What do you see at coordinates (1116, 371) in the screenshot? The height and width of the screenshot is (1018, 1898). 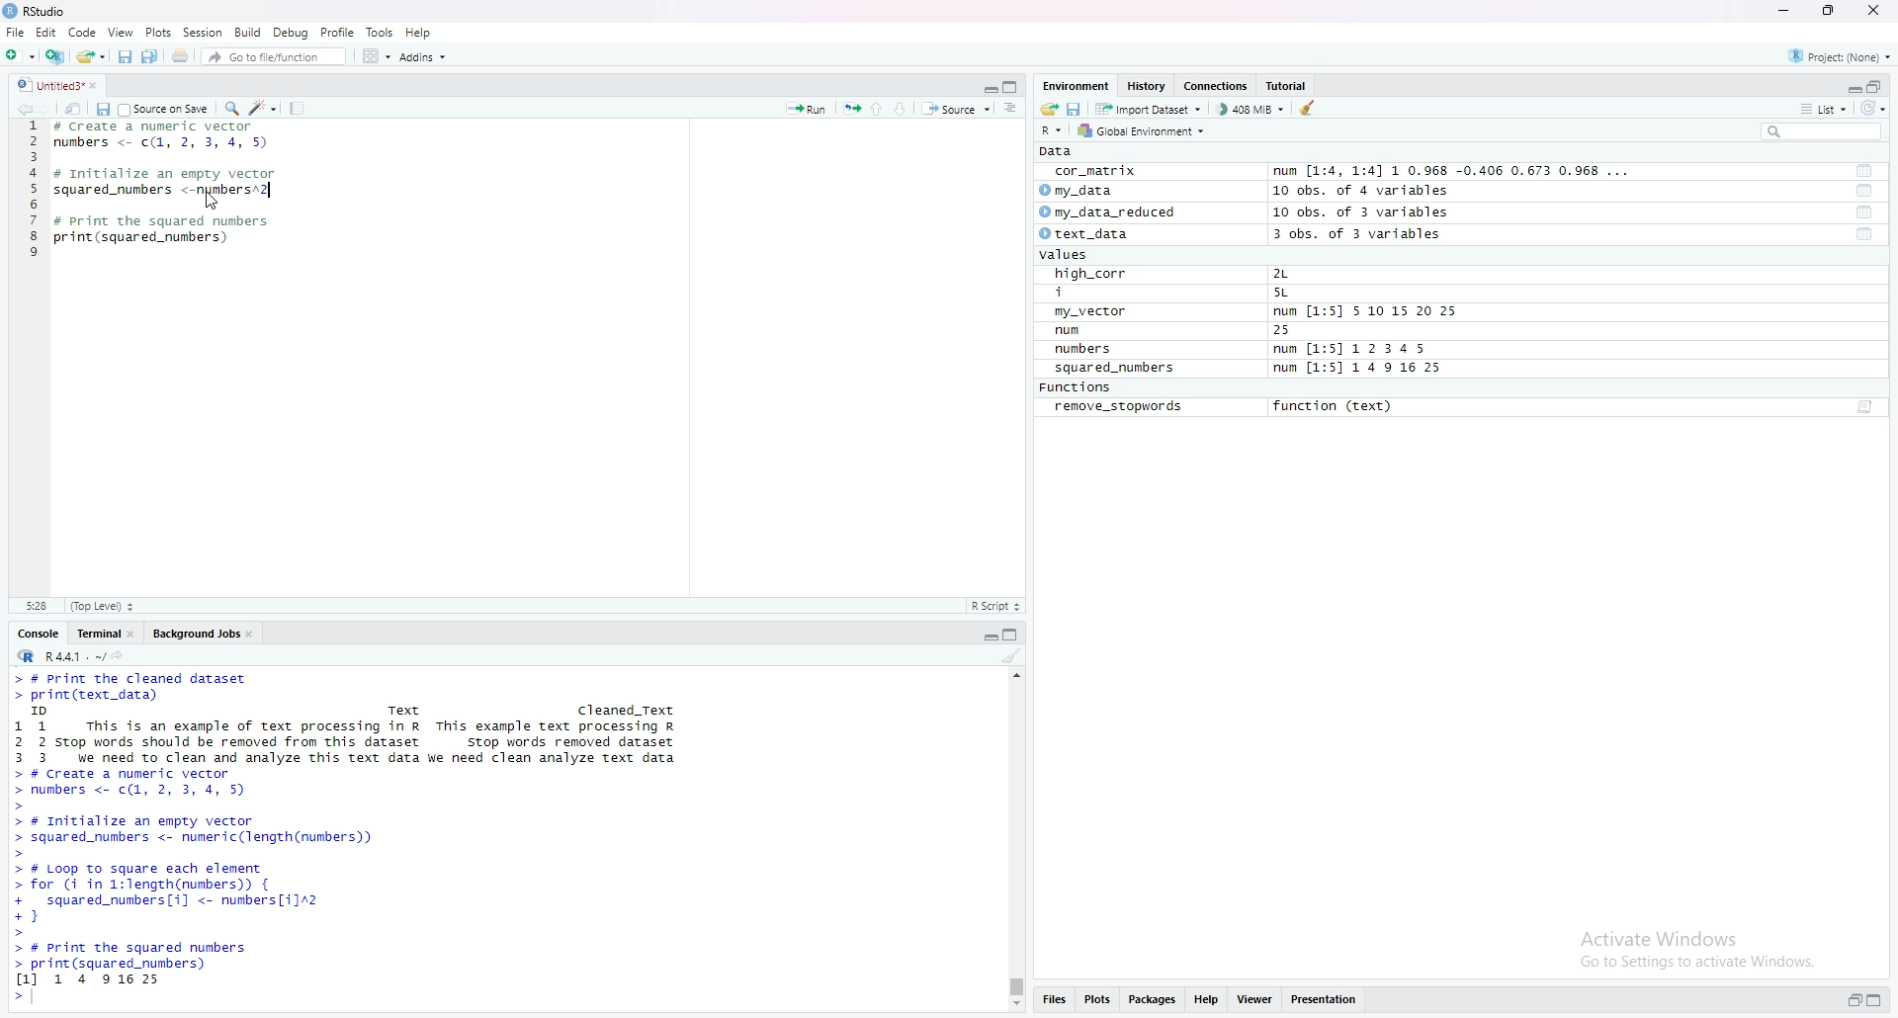 I see `squared_numbers` at bounding box center [1116, 371].